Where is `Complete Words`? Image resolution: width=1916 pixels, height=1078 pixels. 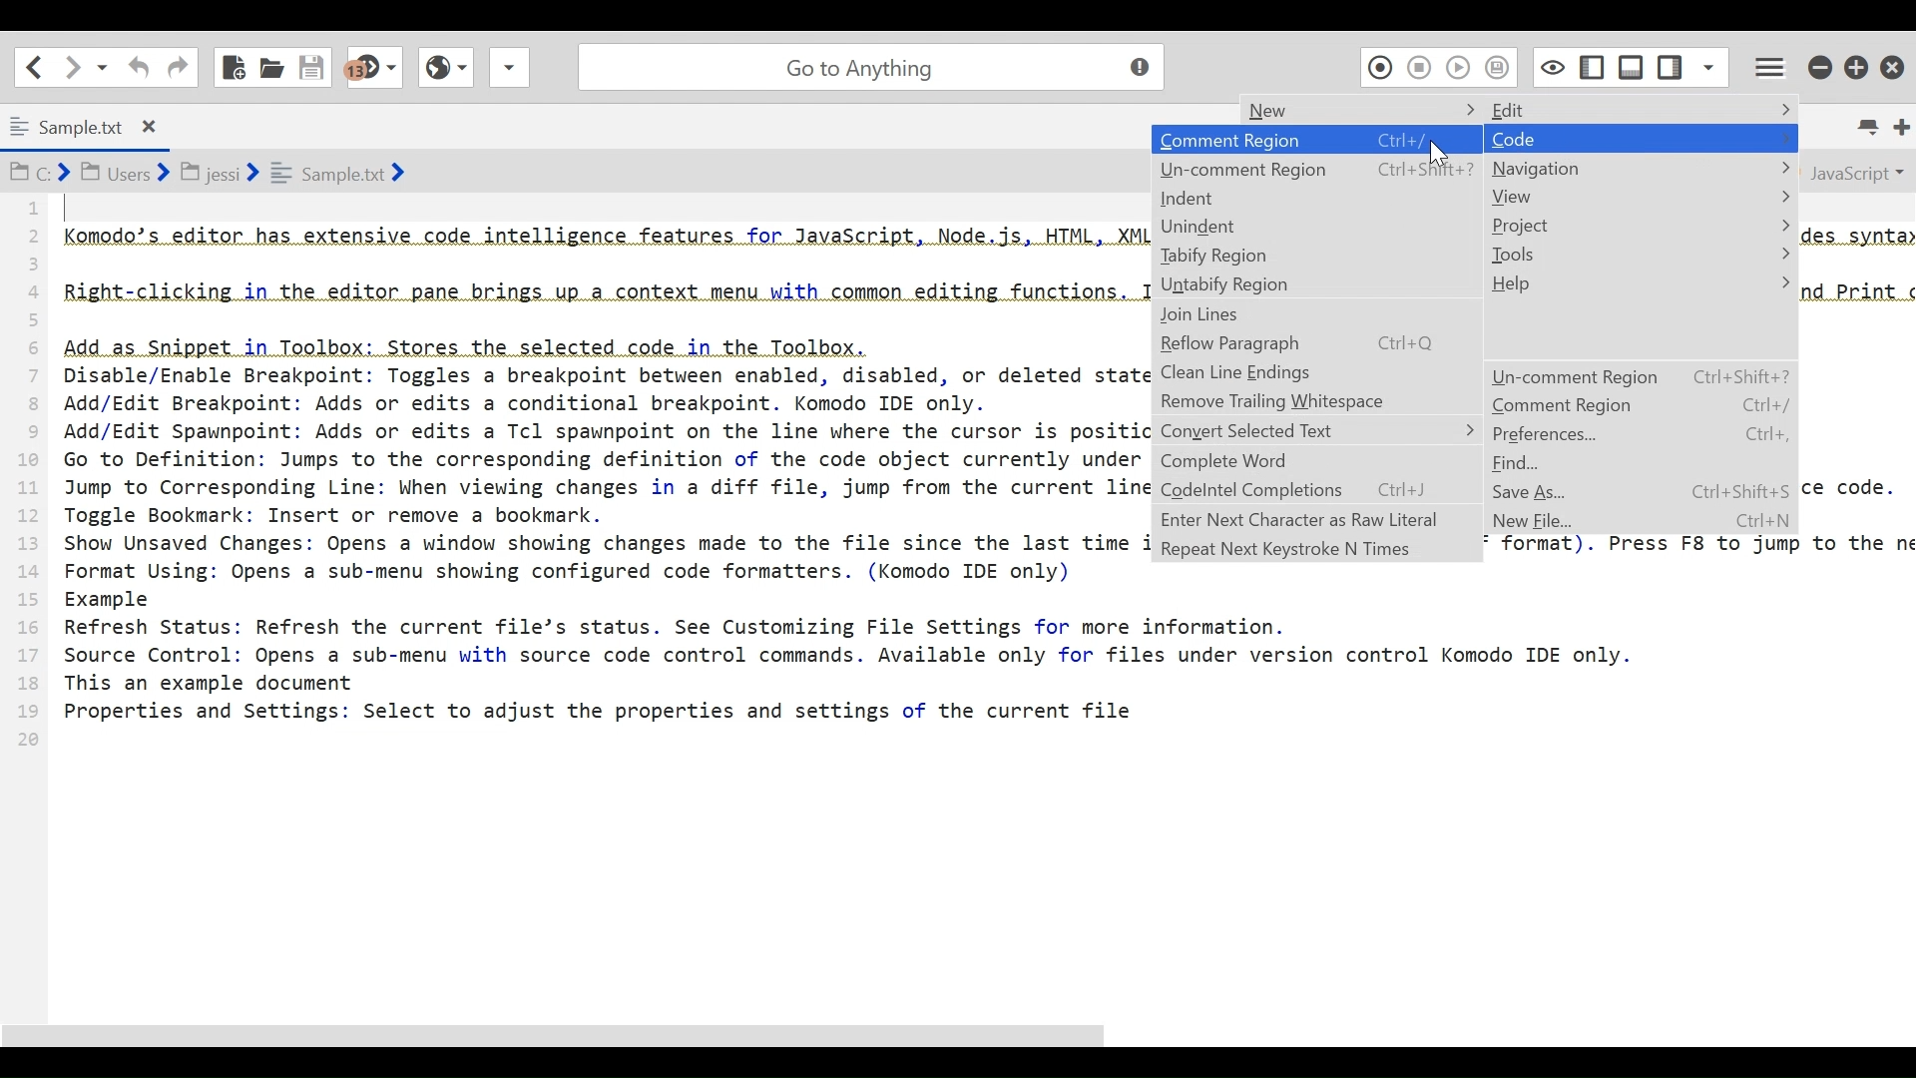 Complete Words is located at coordinates (1316, 461).